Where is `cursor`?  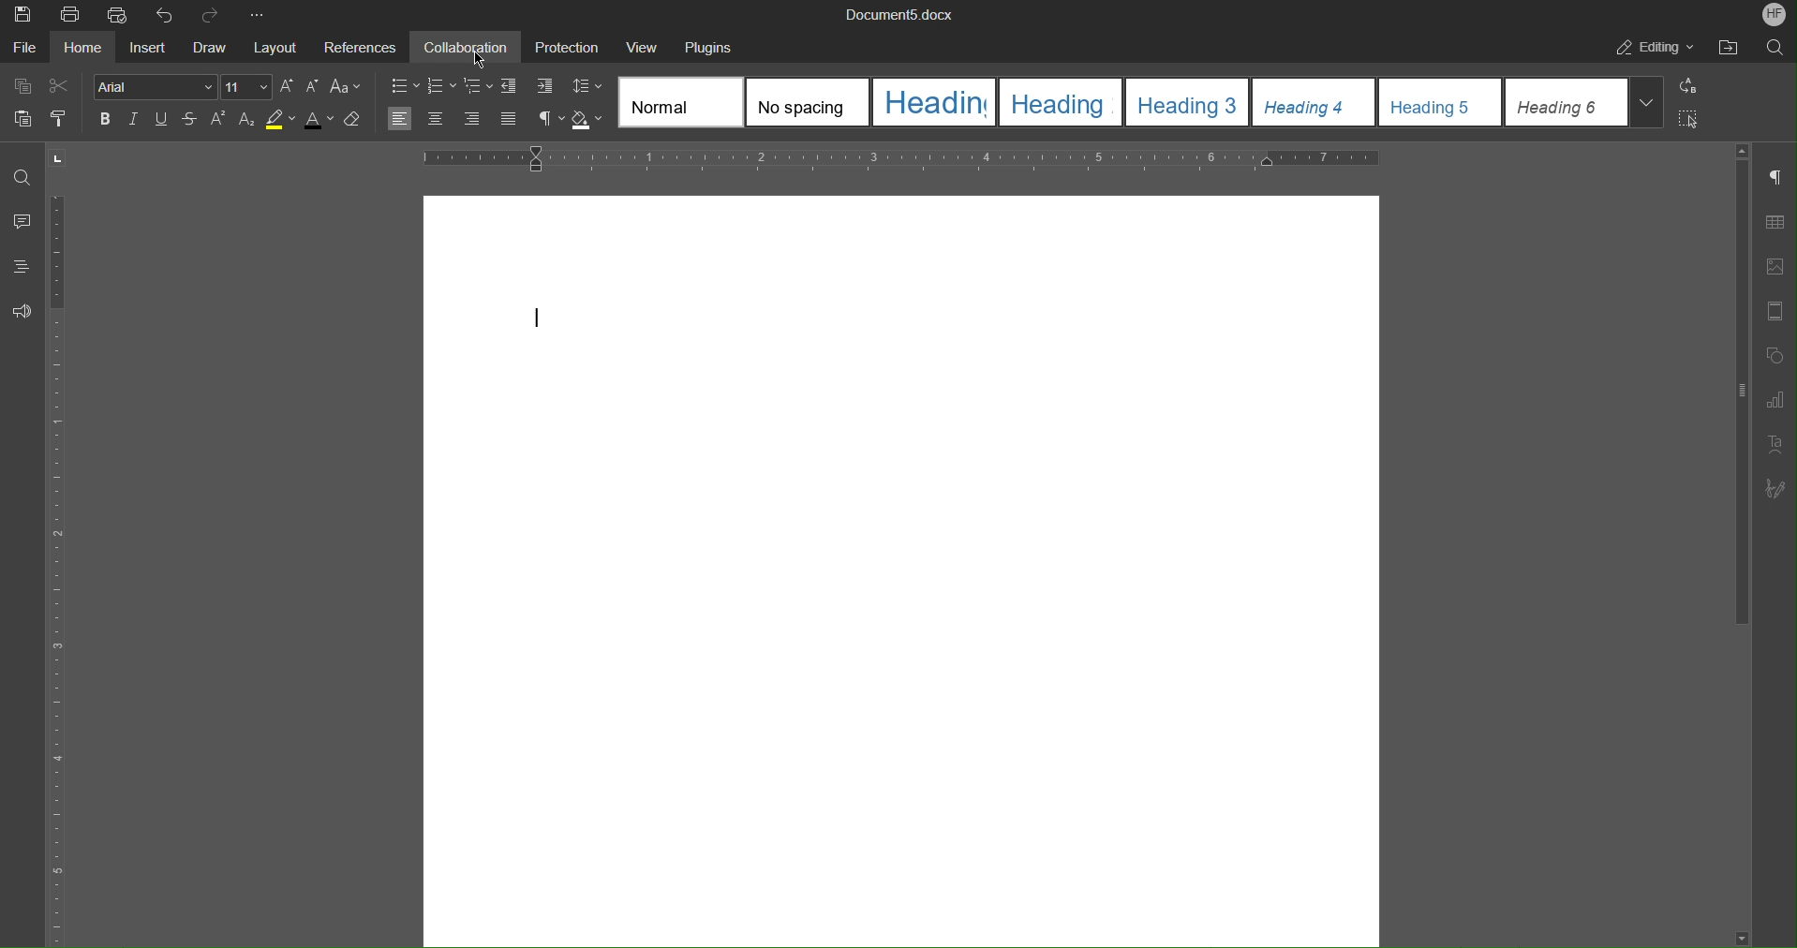
cursor is located at coordinates (71, 155).